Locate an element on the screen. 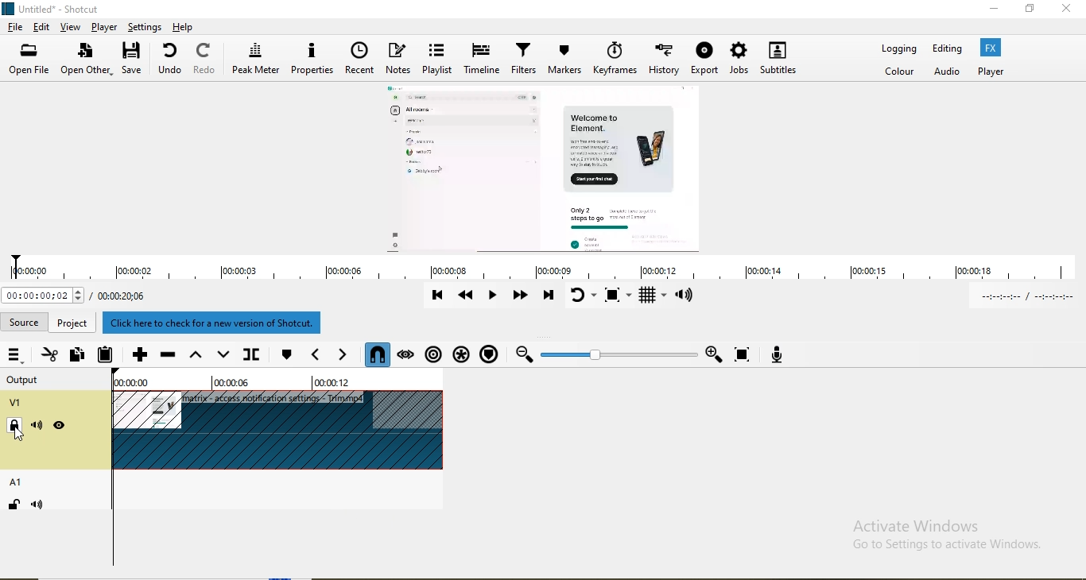 This screenshot has width=1086, height=580. Redo is located at coordinates (206, 60).